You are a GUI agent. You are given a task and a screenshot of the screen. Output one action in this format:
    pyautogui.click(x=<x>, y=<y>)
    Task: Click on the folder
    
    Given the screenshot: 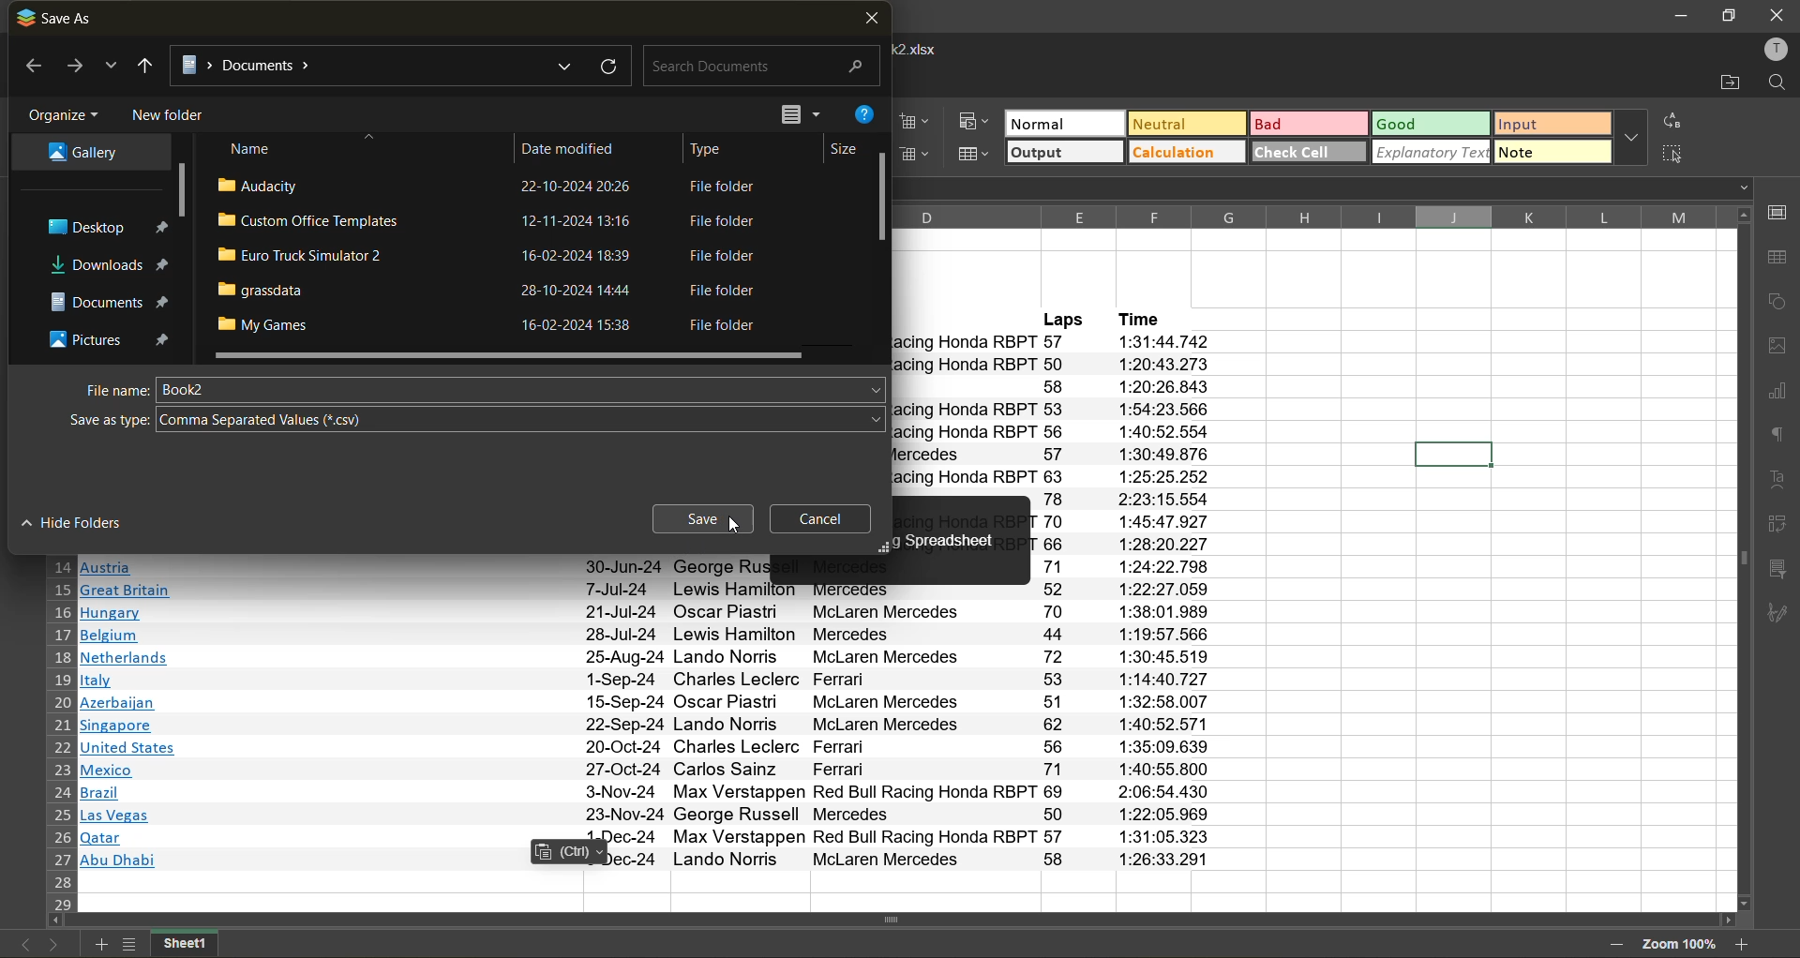 What is the action you would take?
    pyautogui.click(x=105, y=337)
    